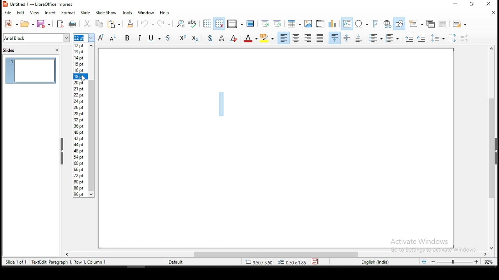 The image size is (499, 280). I want to click on redo, so click(163, 23).